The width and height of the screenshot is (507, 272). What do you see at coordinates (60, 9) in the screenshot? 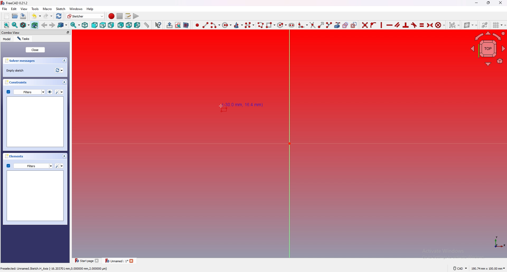
I see `sketch` at bounding box center [60, 9].